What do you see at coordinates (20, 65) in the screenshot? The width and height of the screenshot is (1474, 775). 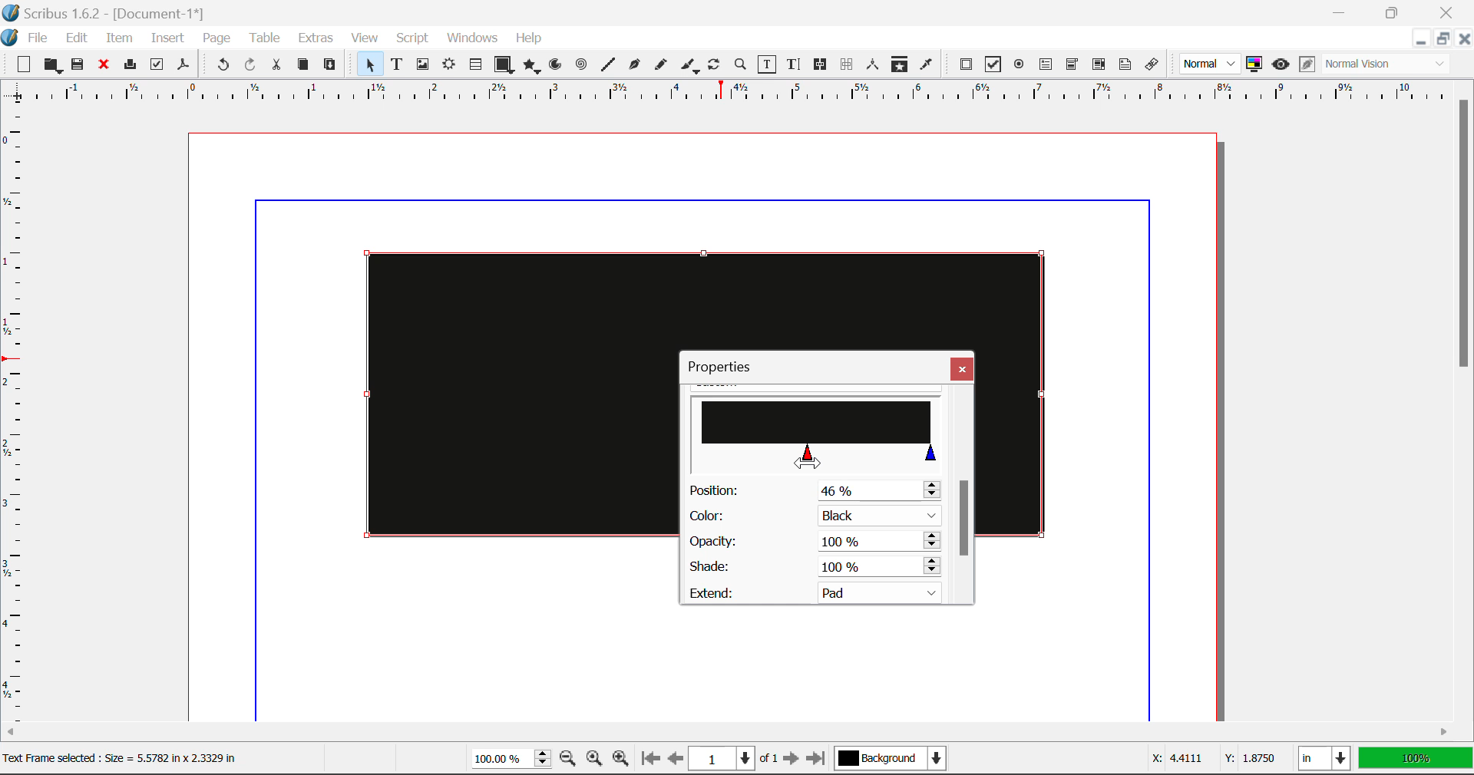 I see `New` at bounding box center [20, 65].